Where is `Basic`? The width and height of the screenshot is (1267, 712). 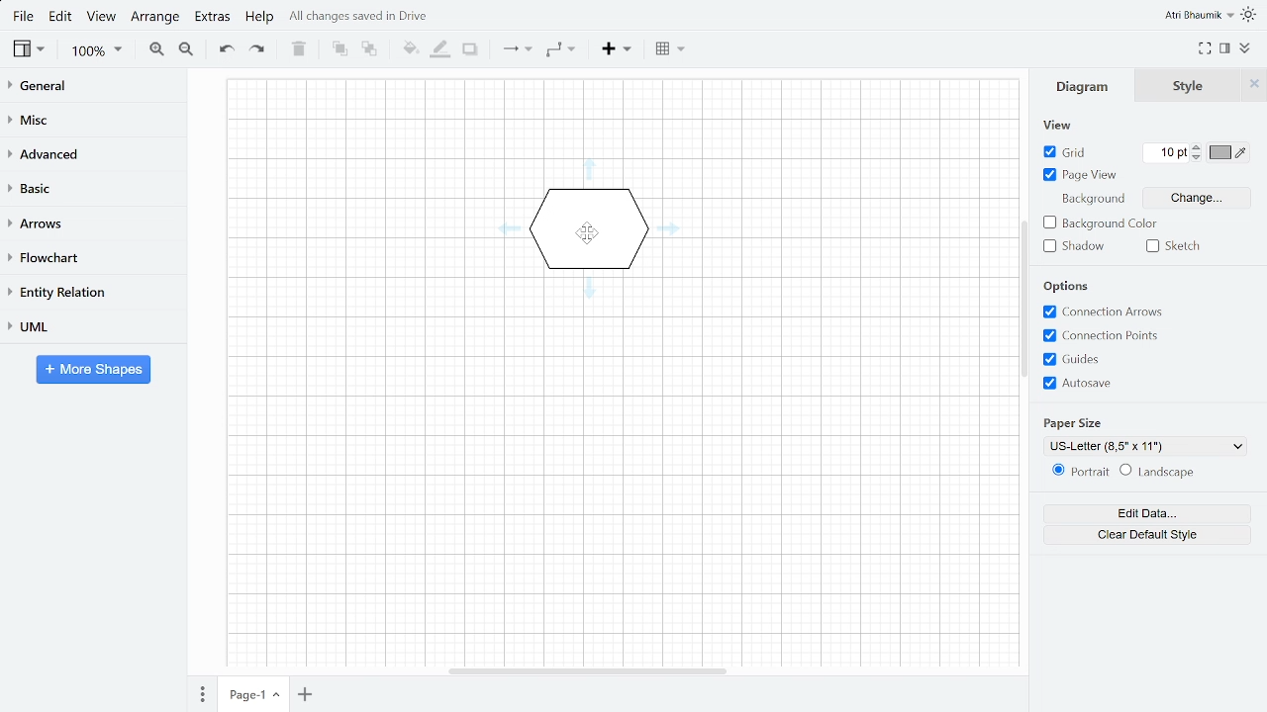 Basic is located at coordinates (92, 188).